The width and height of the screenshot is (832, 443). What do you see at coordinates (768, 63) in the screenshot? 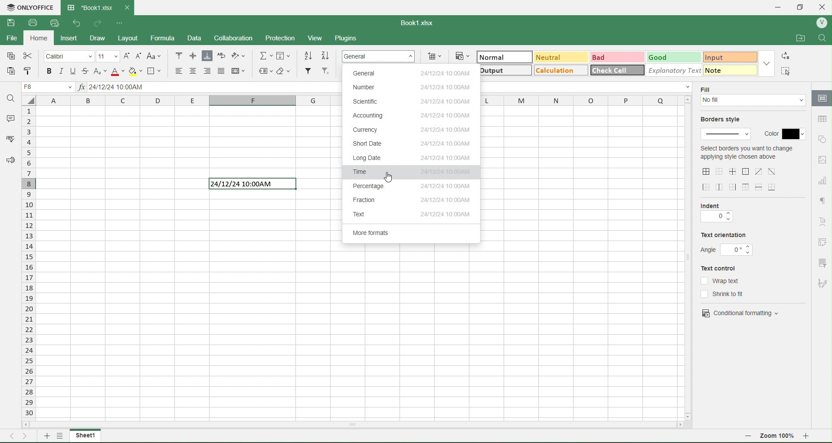
I see `Formatting Box` at bounding box center [768, 63].